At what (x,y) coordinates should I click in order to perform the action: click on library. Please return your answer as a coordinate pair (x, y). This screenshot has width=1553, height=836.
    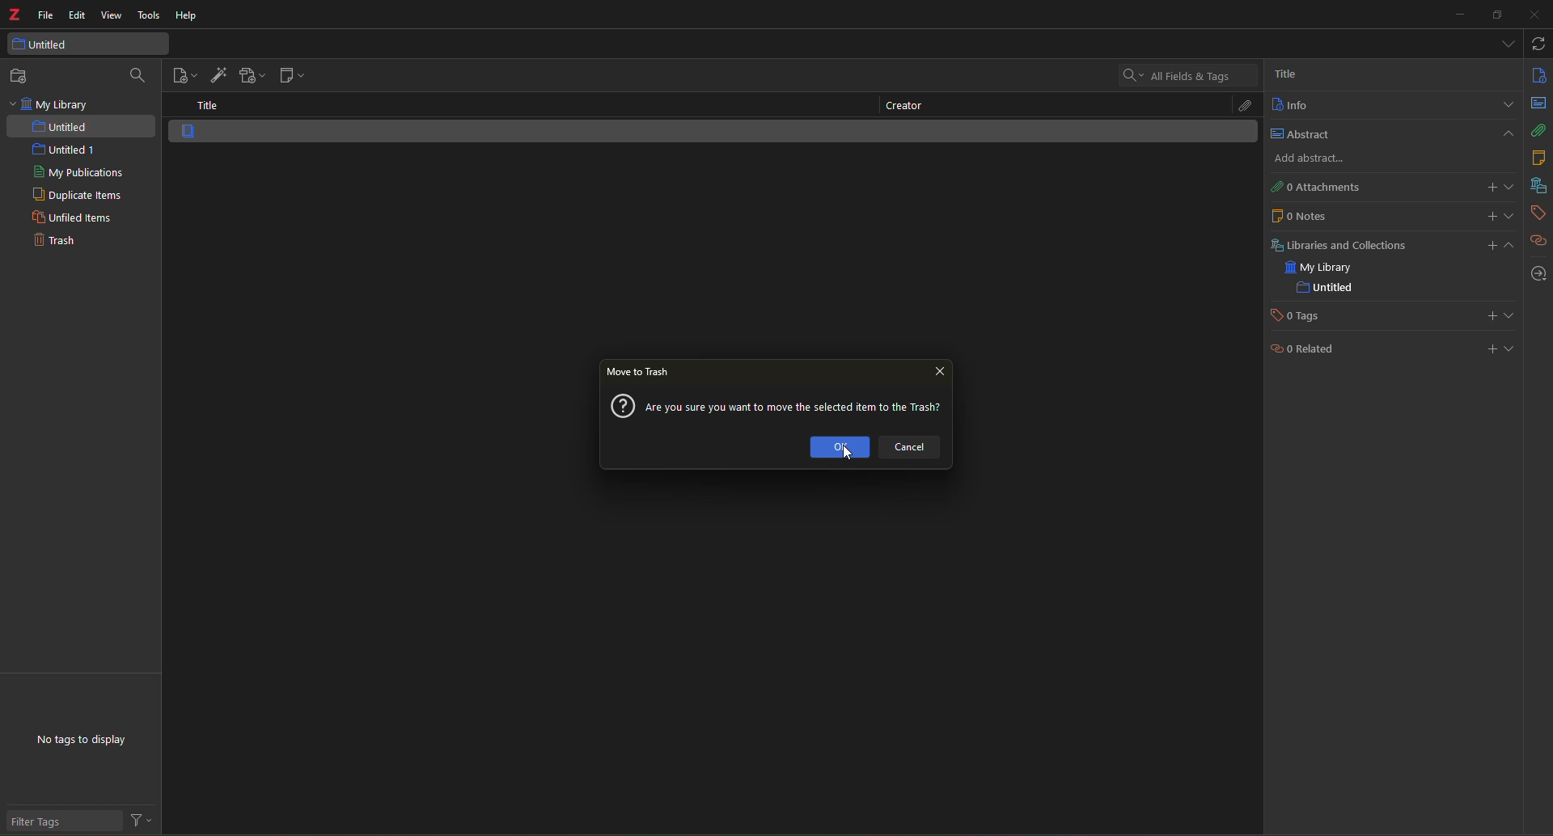
    Looking at the image, I should click on (1537, 186).